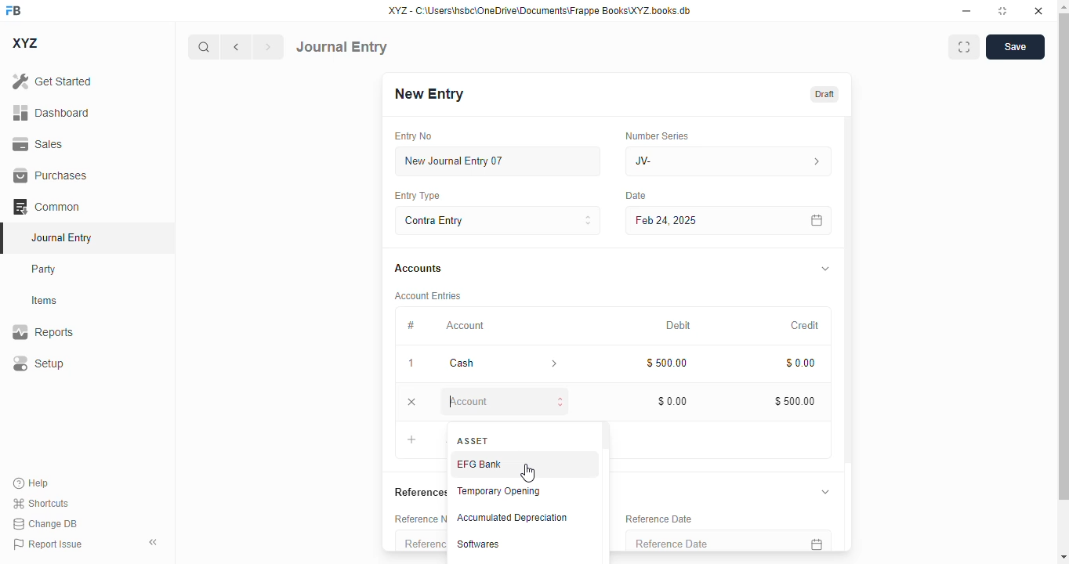 Image resolution: width=1069 pixels, height=564 pixels. Describe the element at coordinates (658, 519) in the screenshot. I see `reference date` at that location.